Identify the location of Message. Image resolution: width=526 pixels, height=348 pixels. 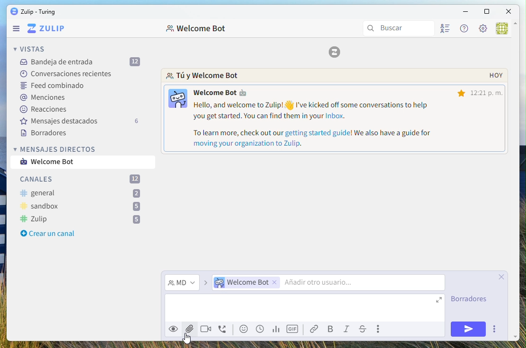
(55, 162).